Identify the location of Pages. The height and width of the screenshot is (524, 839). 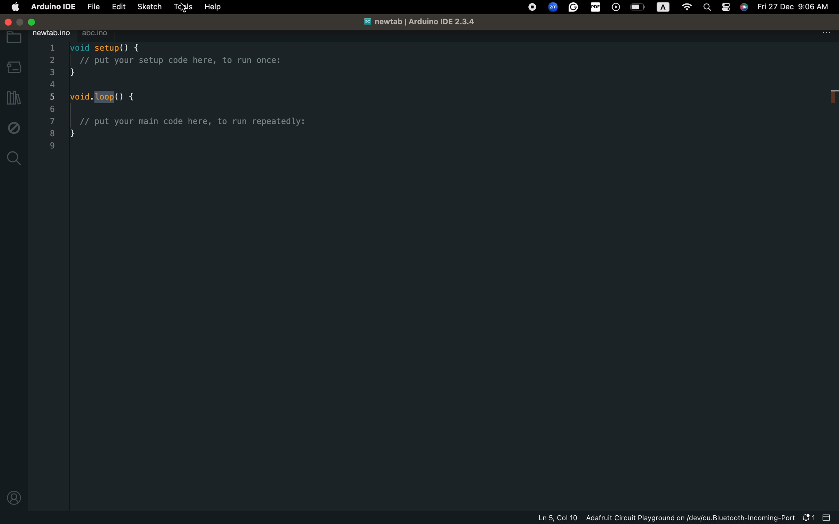
(726, 8).